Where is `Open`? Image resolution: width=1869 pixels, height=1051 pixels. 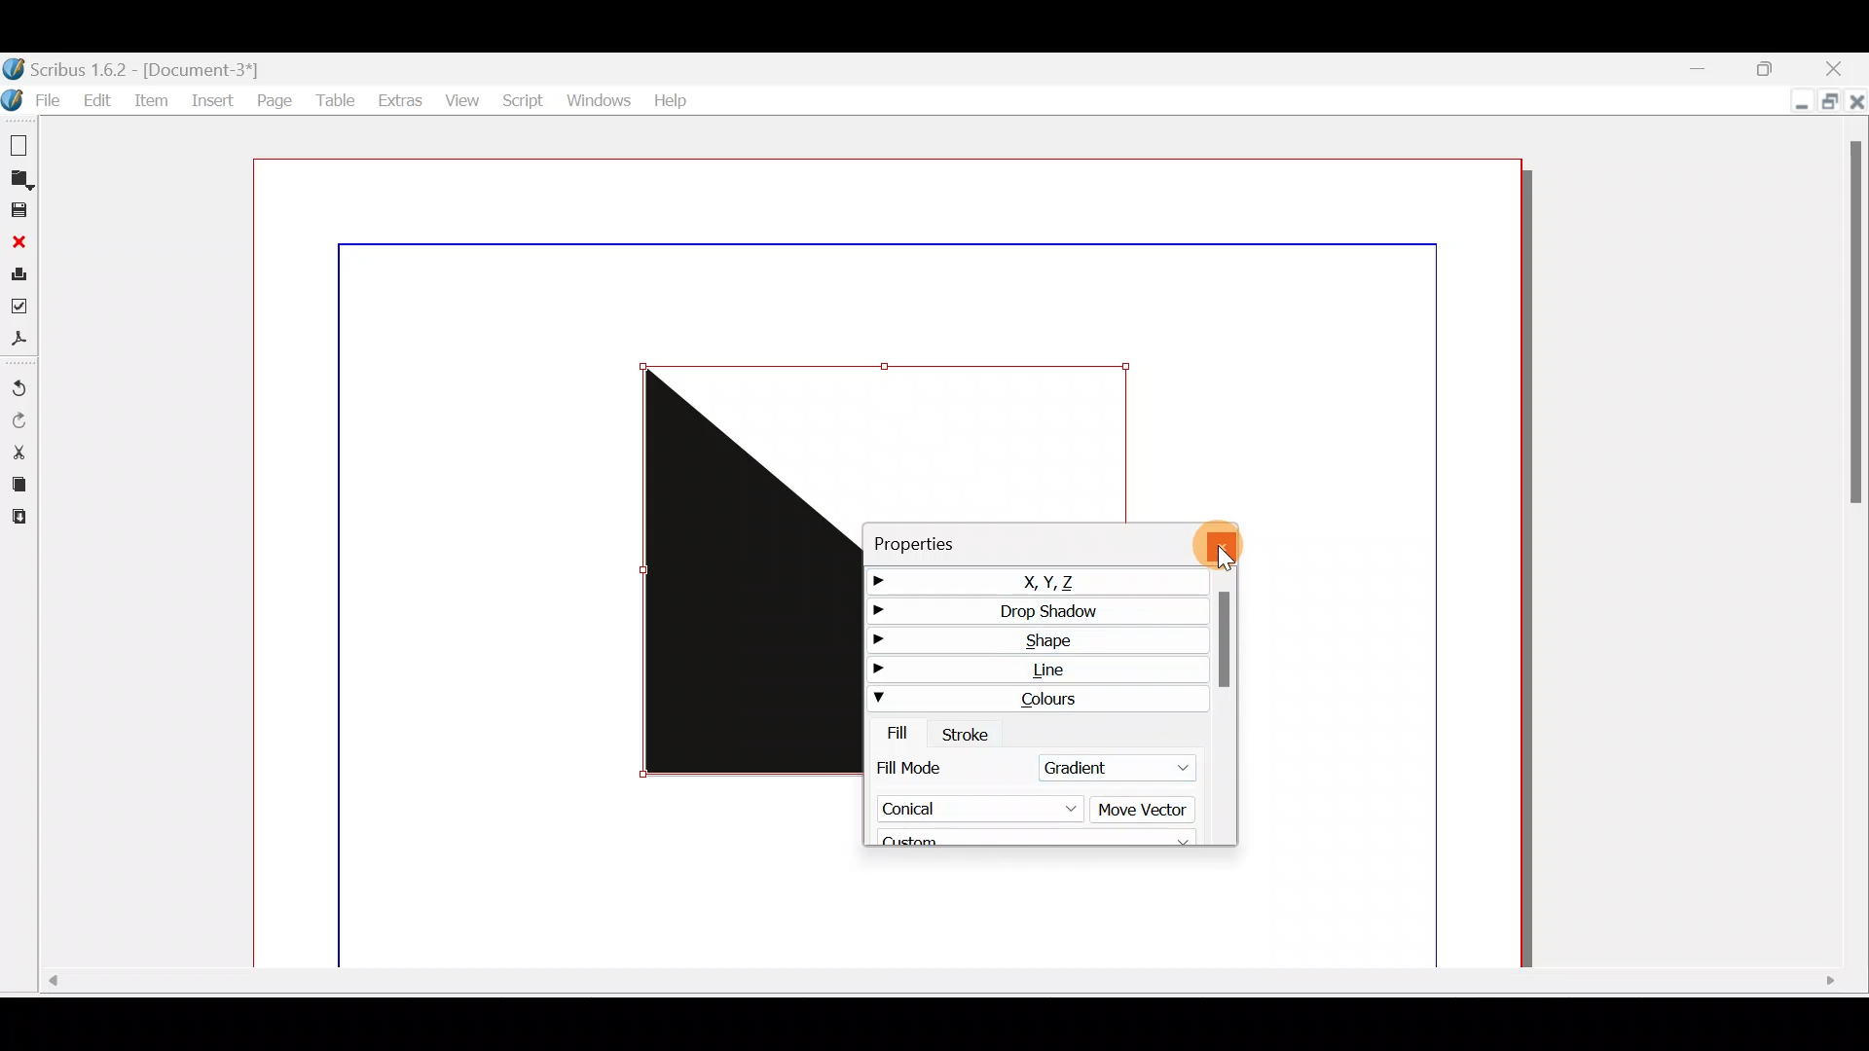 Open is located at coordinates (21, 178).